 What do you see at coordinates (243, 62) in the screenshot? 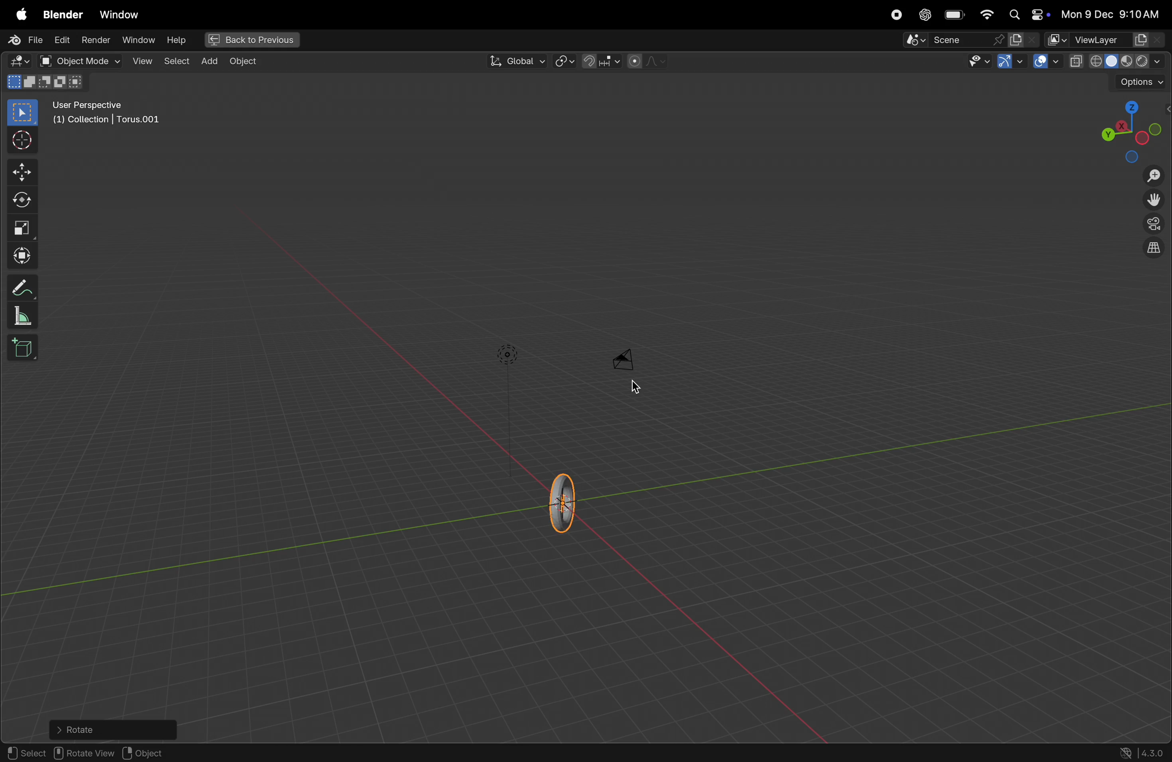
I see `object` at bounding box center [243, 62].